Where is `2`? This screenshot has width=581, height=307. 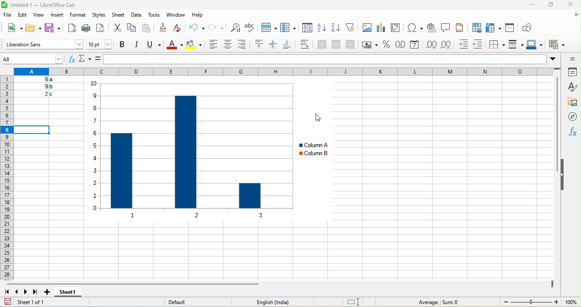 2 is located at coordinates (42, 94).